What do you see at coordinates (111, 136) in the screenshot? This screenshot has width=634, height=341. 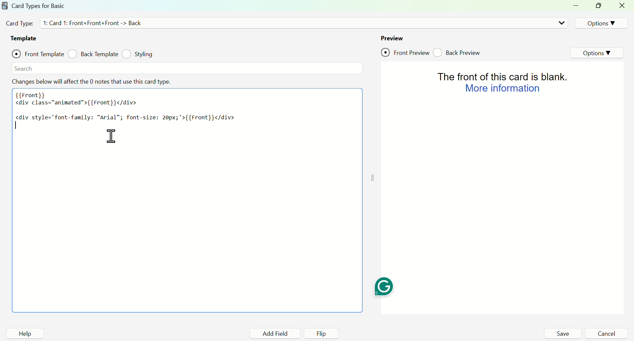 I see `cursor` at bounding box center [111, 136].